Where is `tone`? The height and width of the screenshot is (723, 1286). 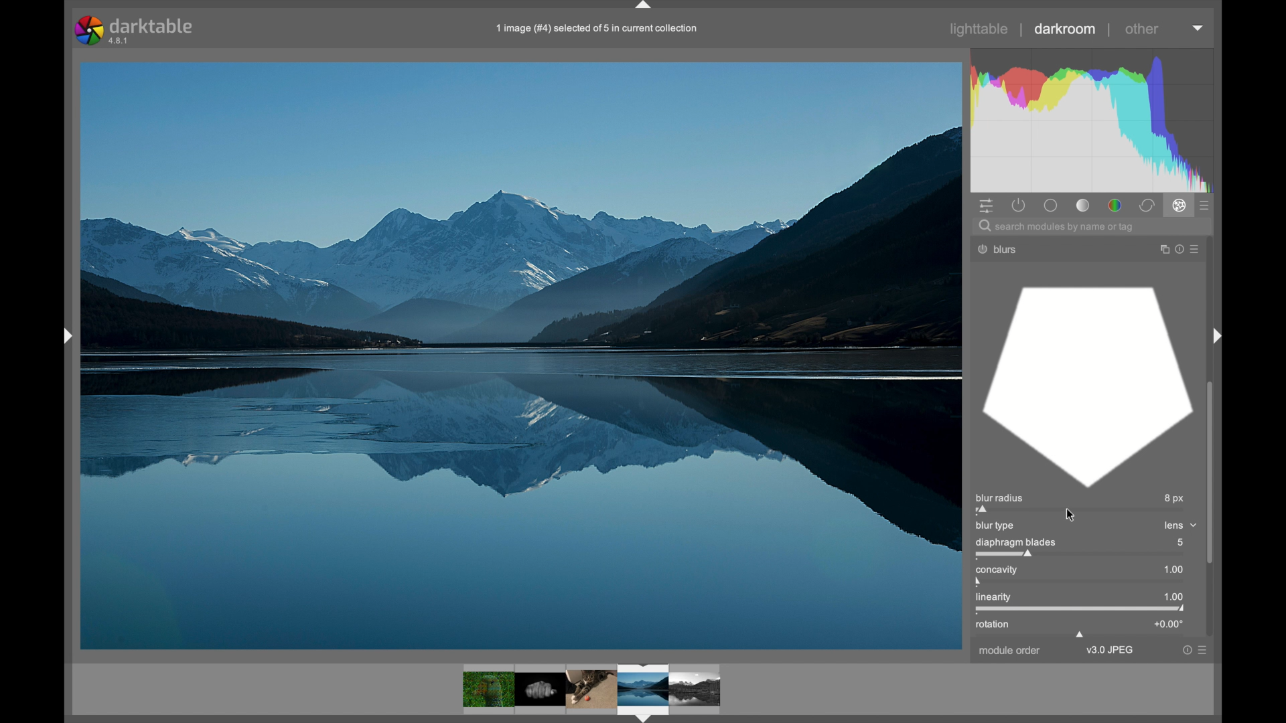
tone is located at coordinates (1082, 205).